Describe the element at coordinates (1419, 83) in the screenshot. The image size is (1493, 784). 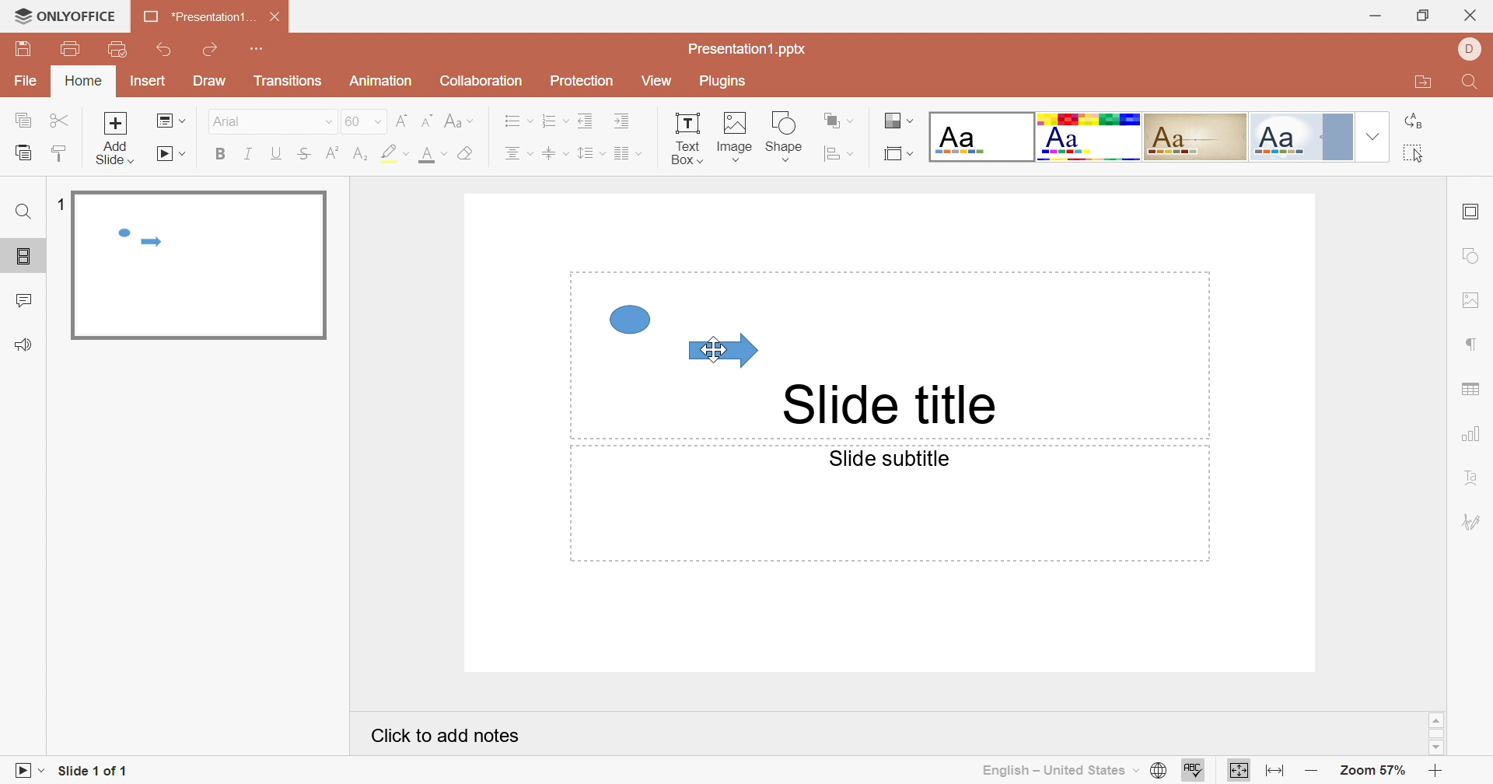
I see `Open file location` at that location.